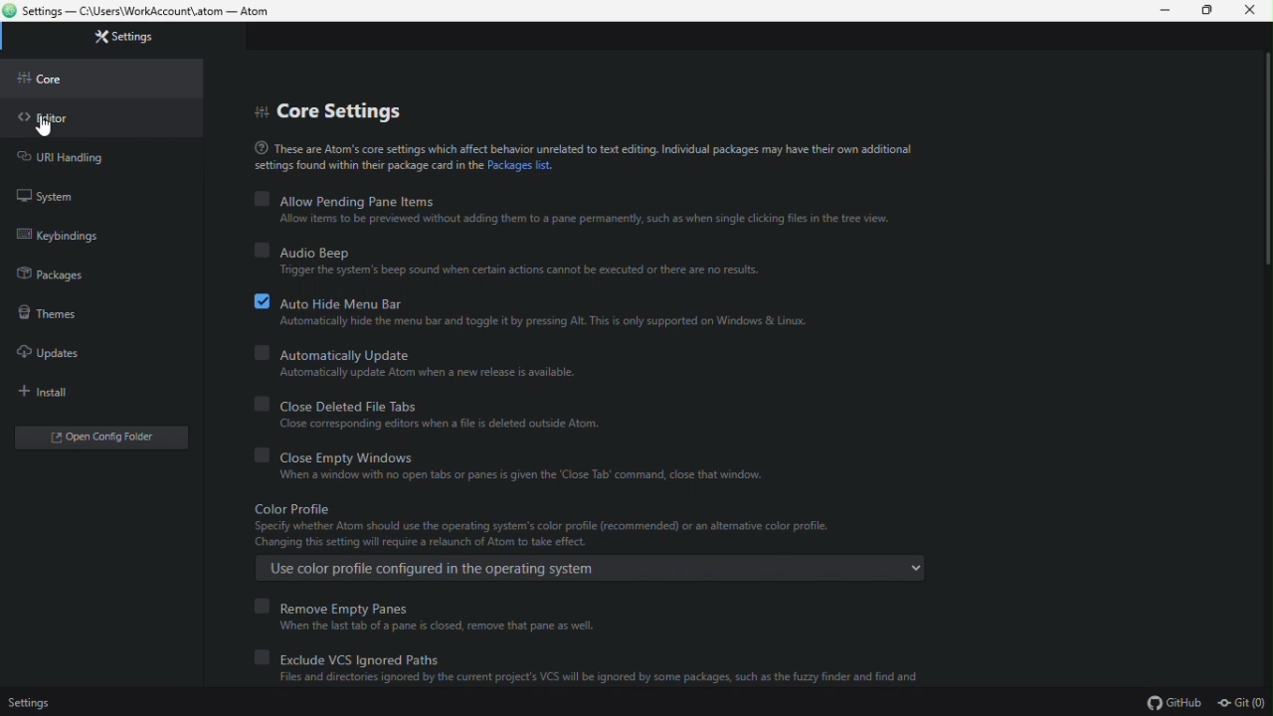  I want to click on system, so click(95, 198).